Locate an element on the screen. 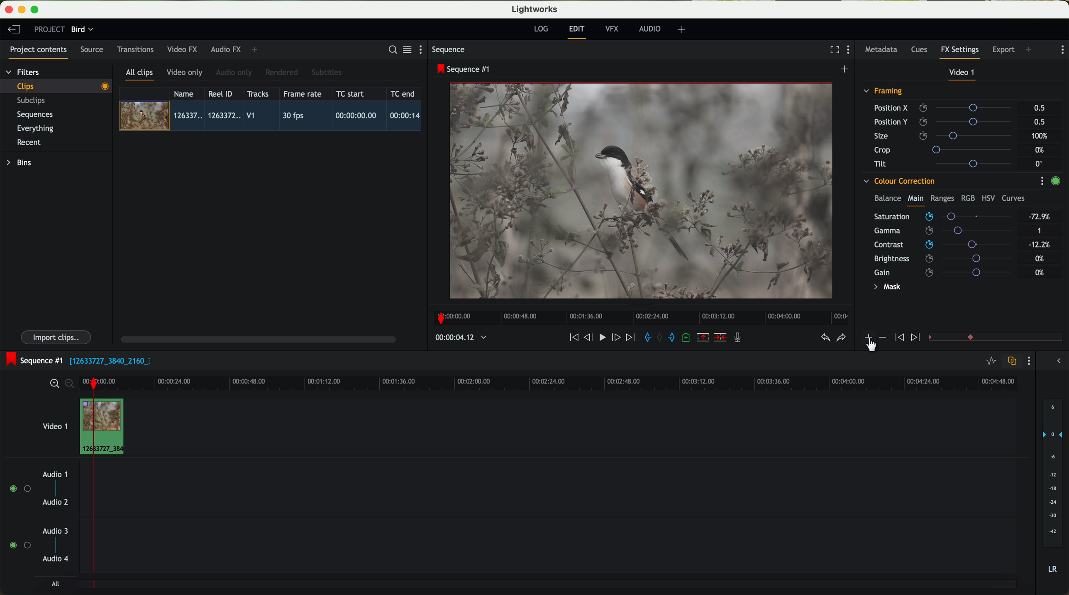  fullscreen is located at coordinates (833, 49).